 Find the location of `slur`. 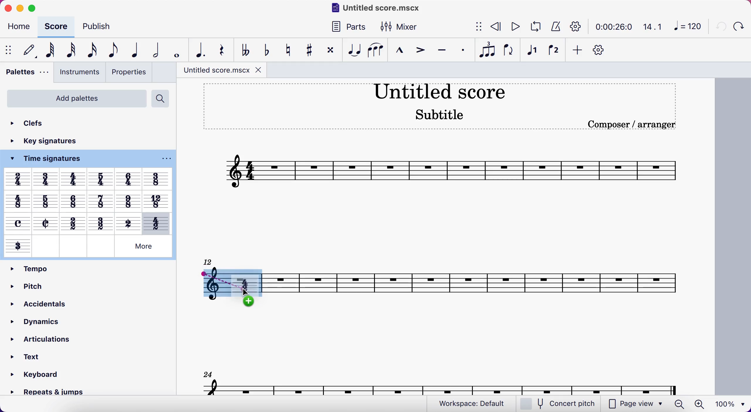

slur is located at coordinates (375, 50).